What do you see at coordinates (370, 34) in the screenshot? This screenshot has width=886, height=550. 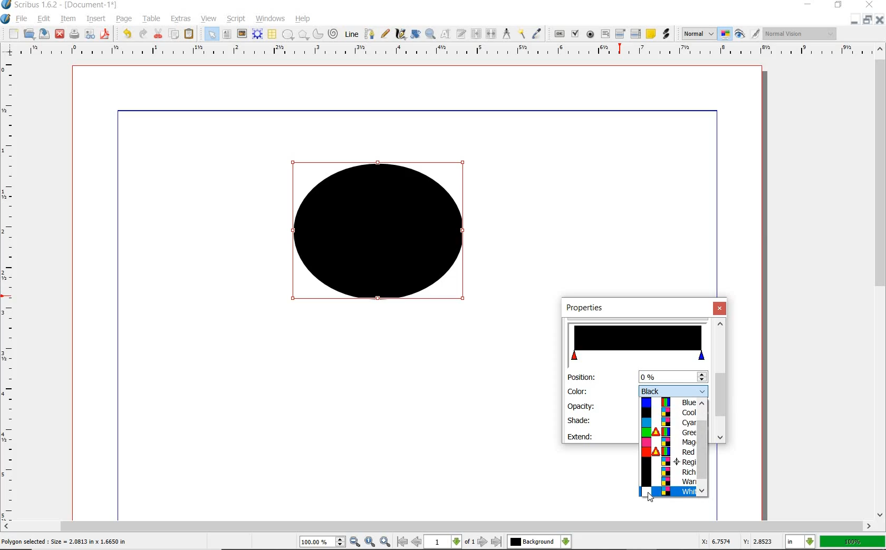 I see `BEZIER CURVE` at bounding box center [370, 34].